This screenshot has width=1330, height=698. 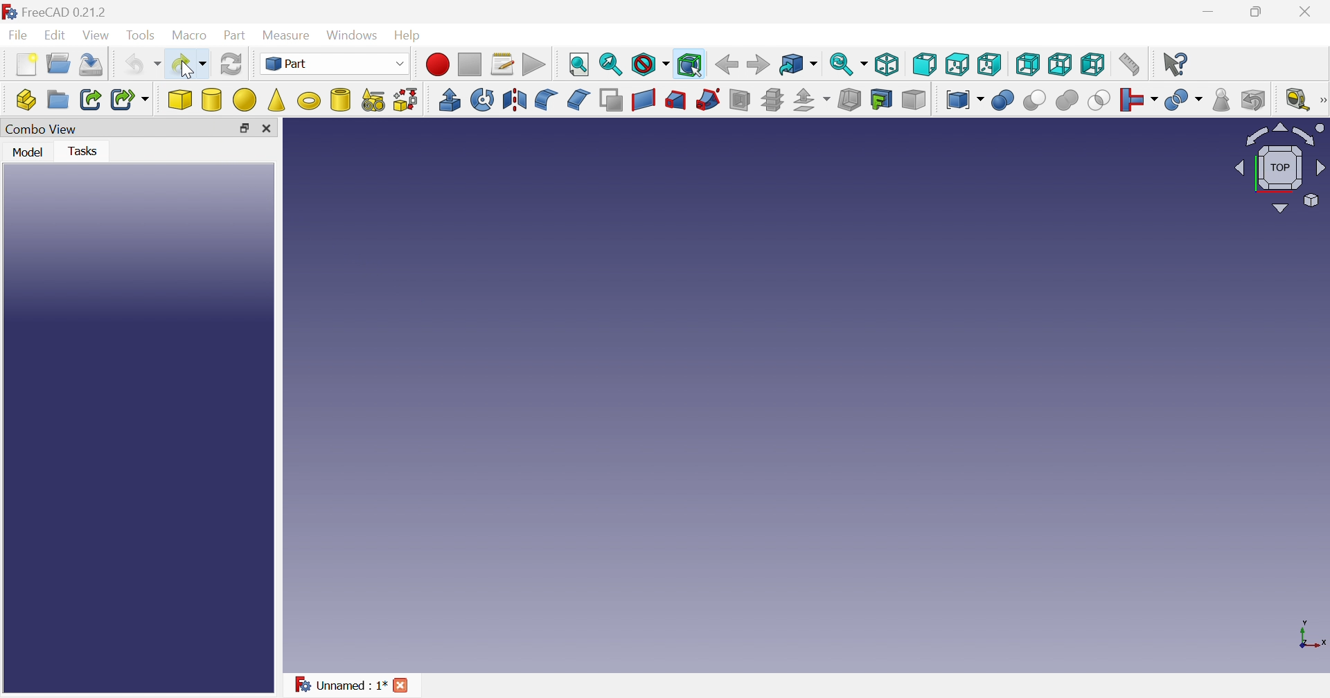 What do you see at coordinates (1176, 64) in the screenshot?
I see `What's this` at bounding box center [1176, 64].